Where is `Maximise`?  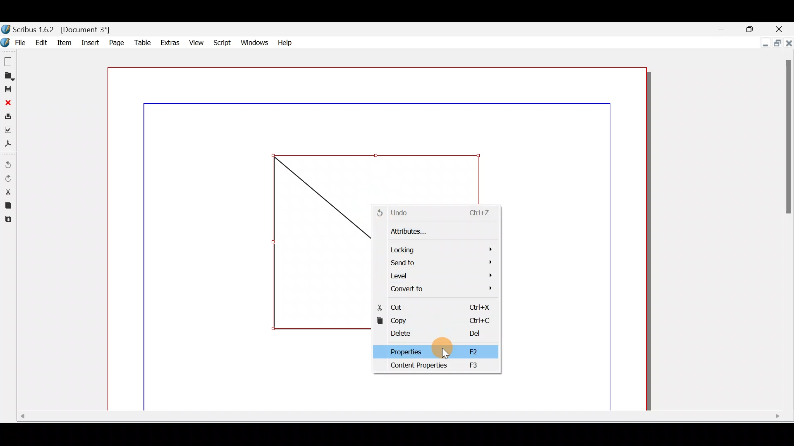 Maximise is located at coordinates (754, 28).